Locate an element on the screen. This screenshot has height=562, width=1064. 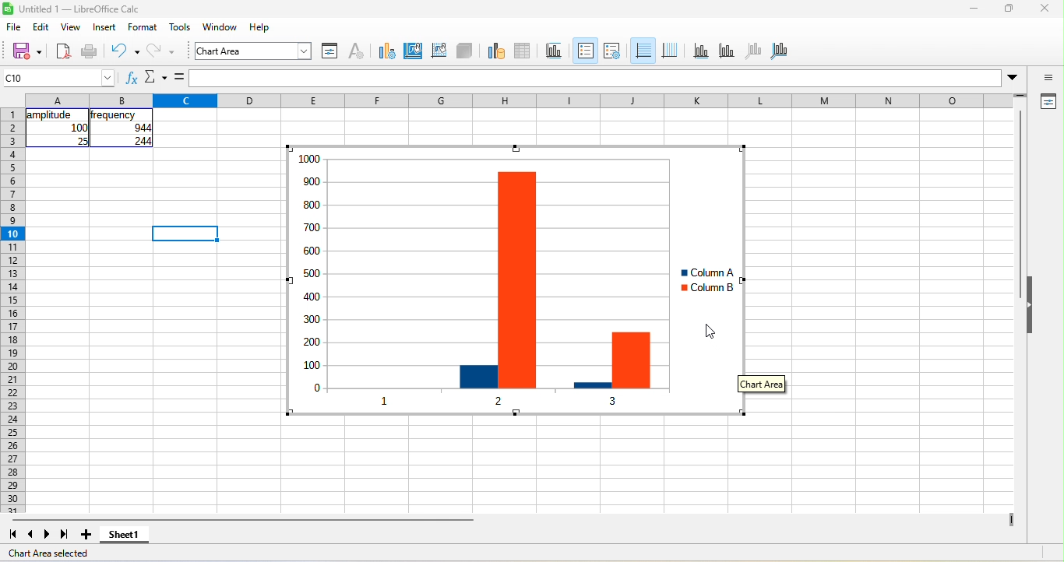
244 is located at coordinates (143, 141).